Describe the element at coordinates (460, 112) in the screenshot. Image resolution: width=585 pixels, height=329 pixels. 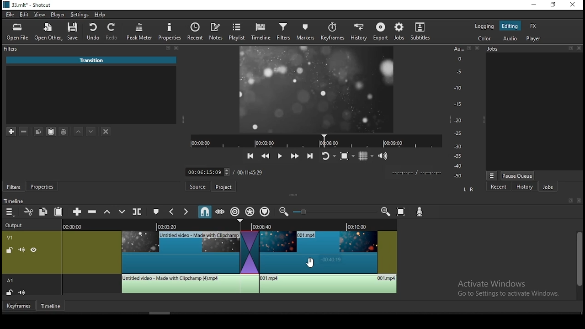
I see `scale` at that location.